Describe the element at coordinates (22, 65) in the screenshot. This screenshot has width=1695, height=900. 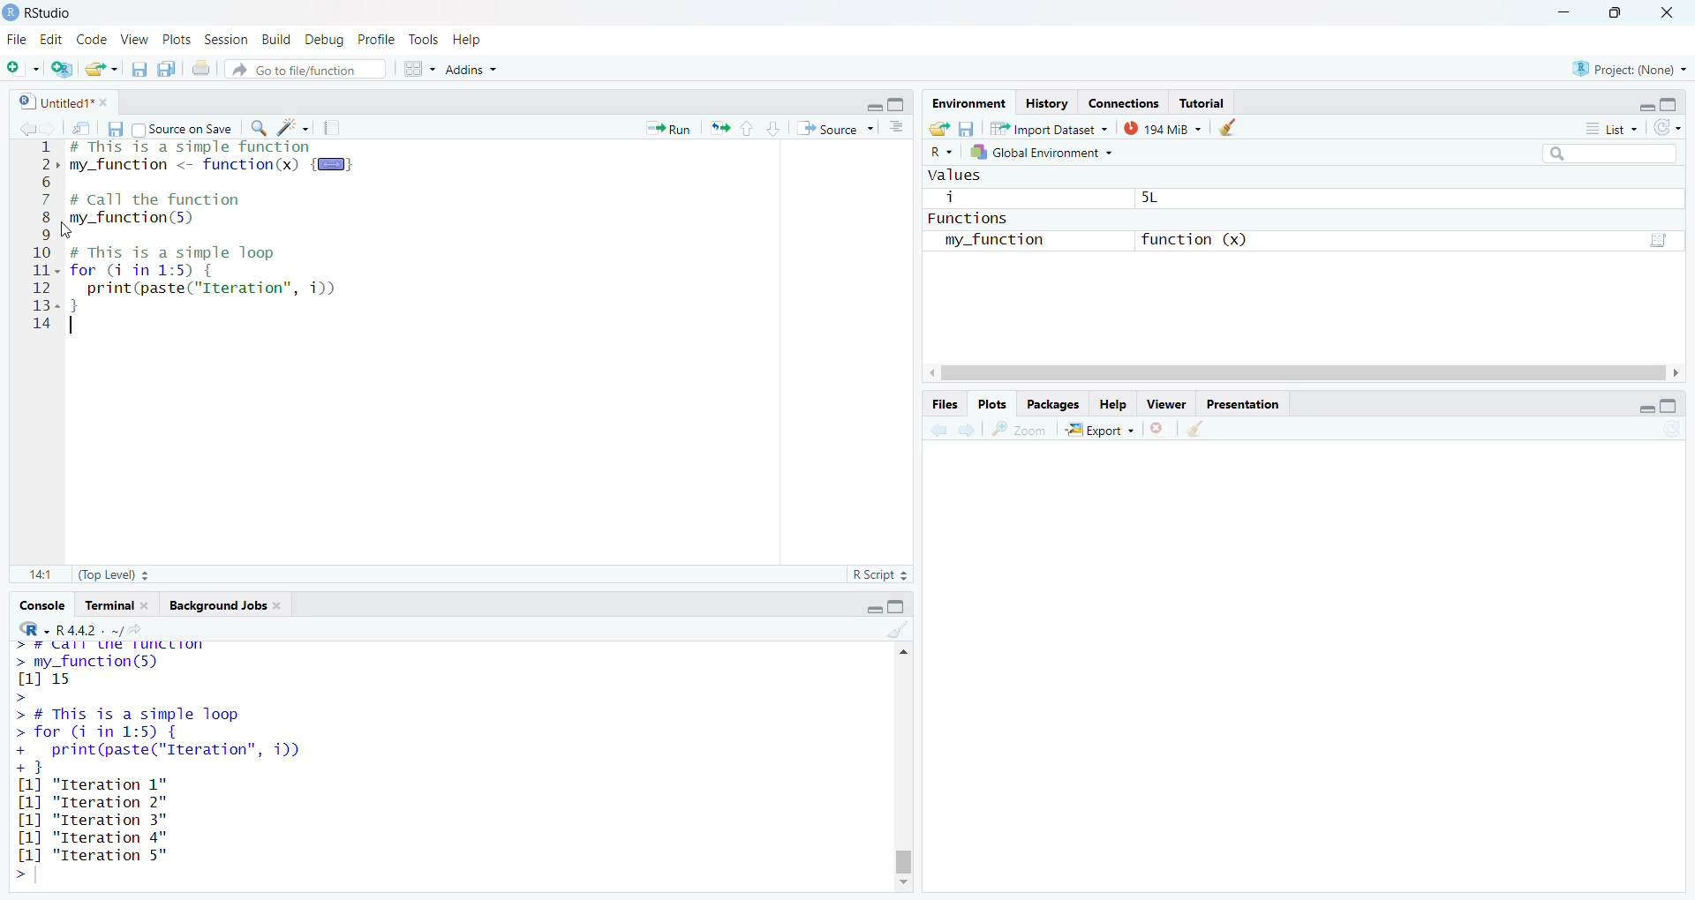
I see `new file` at that location.